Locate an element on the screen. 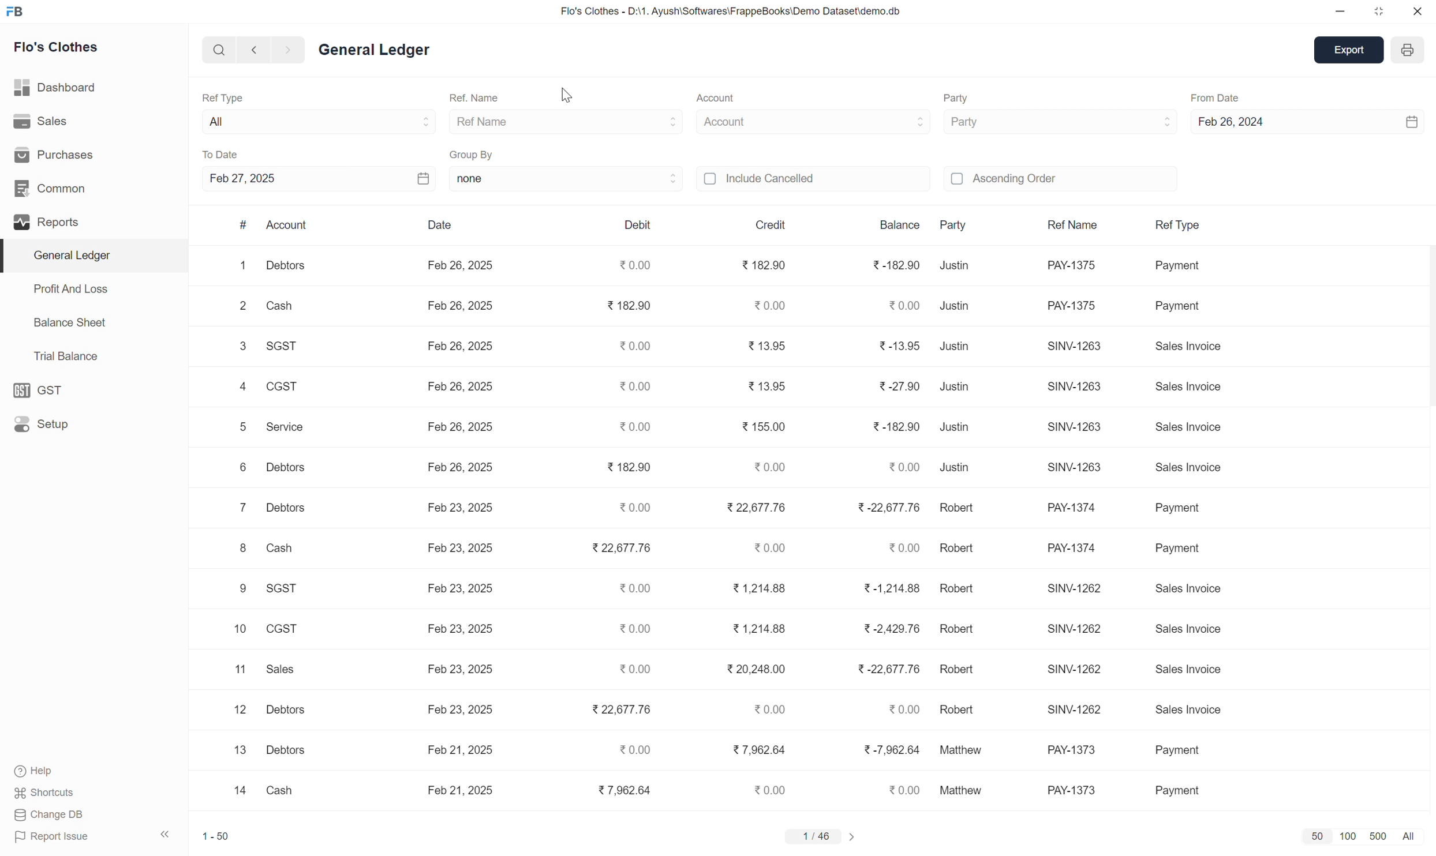  sgst is located at coordinates (282, 347).